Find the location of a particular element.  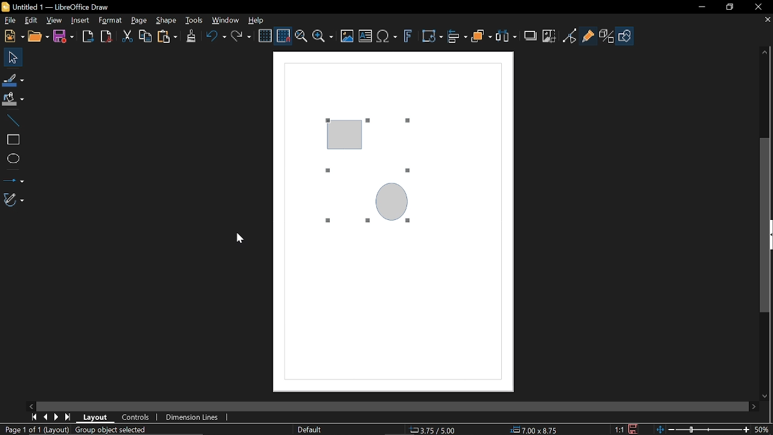

Edit is located at coordinates (30, 21).